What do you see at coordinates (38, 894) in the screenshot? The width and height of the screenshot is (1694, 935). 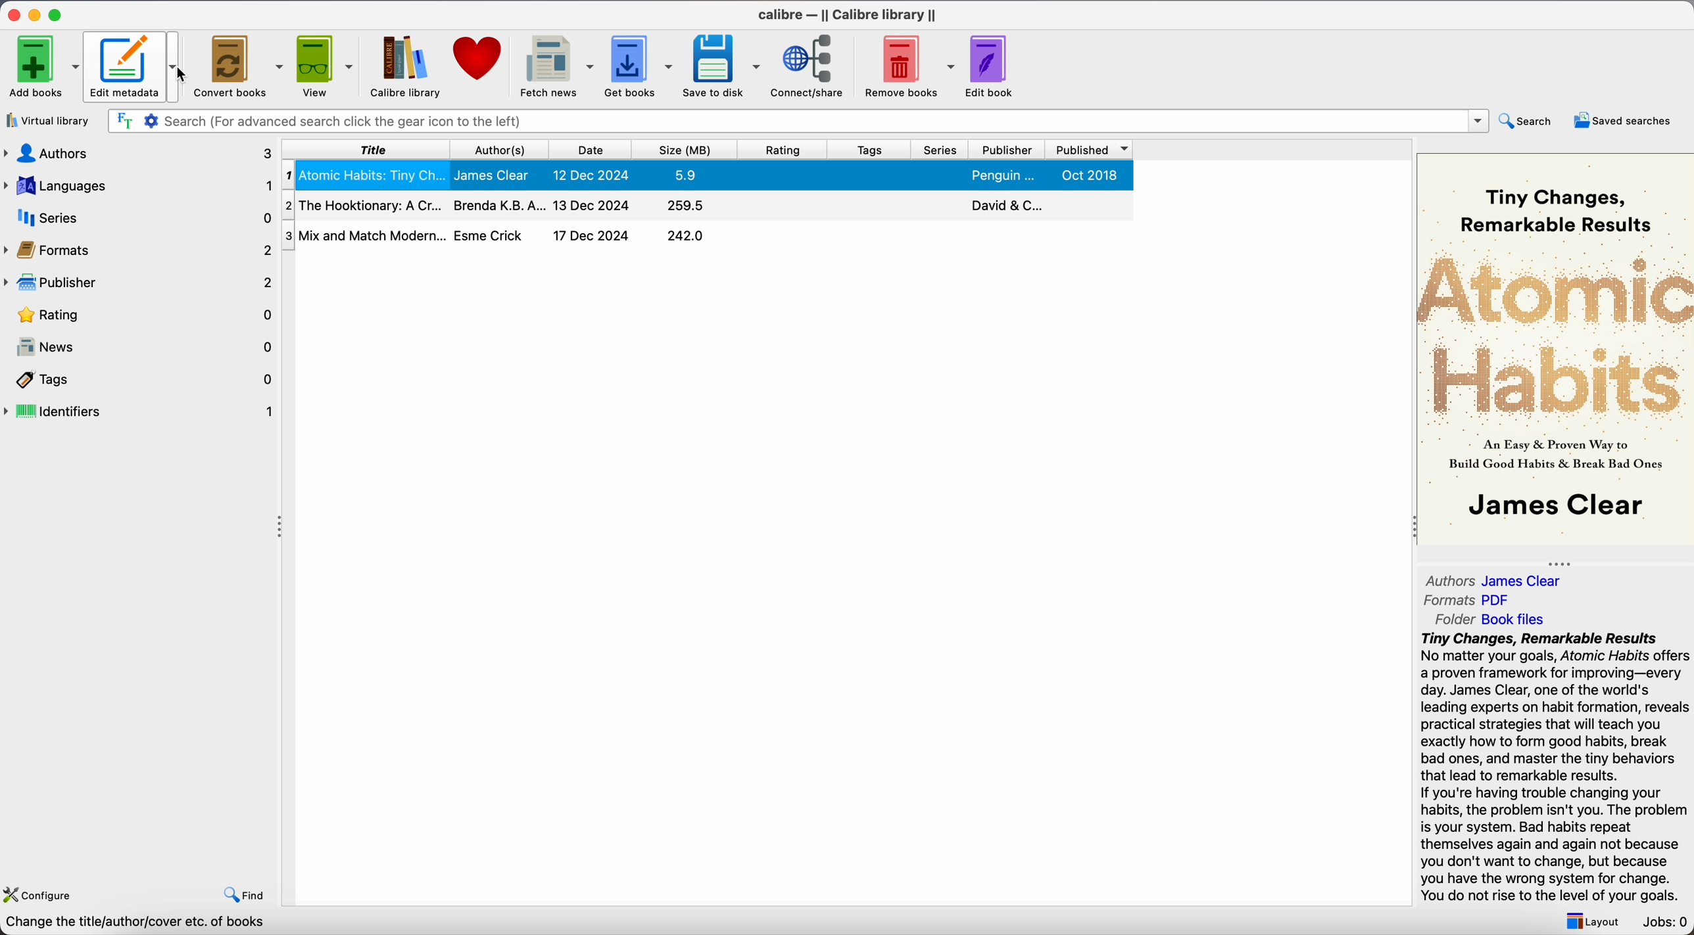 I see `configure` at bounding box center [38, 894].